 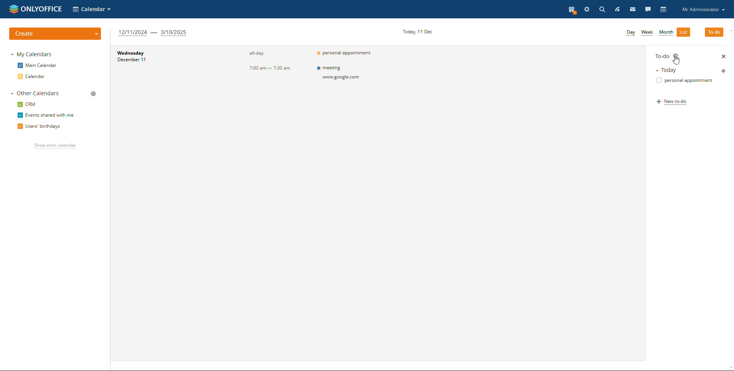 I want to click on events shared with me, so click(x=45, y=115).